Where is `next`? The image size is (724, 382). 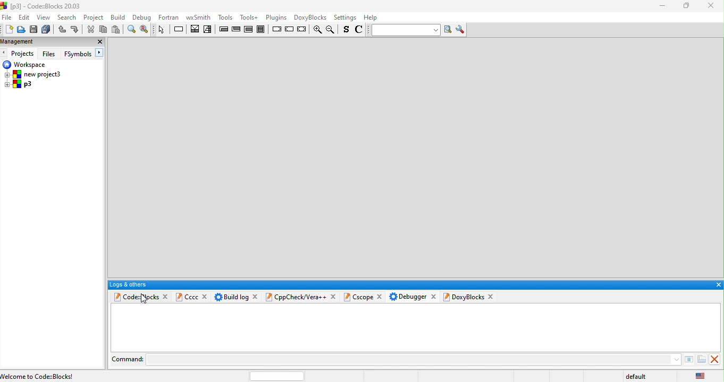
next is located at coordinates (100, 53).